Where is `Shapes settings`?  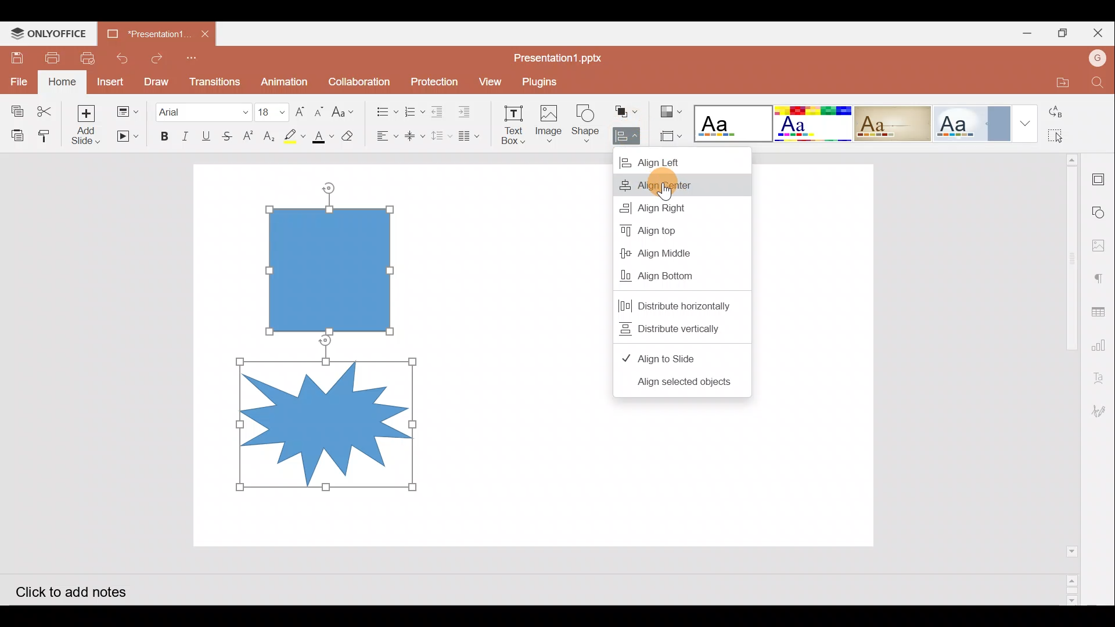
Shapes settings is located at coordinates (1100, 210).